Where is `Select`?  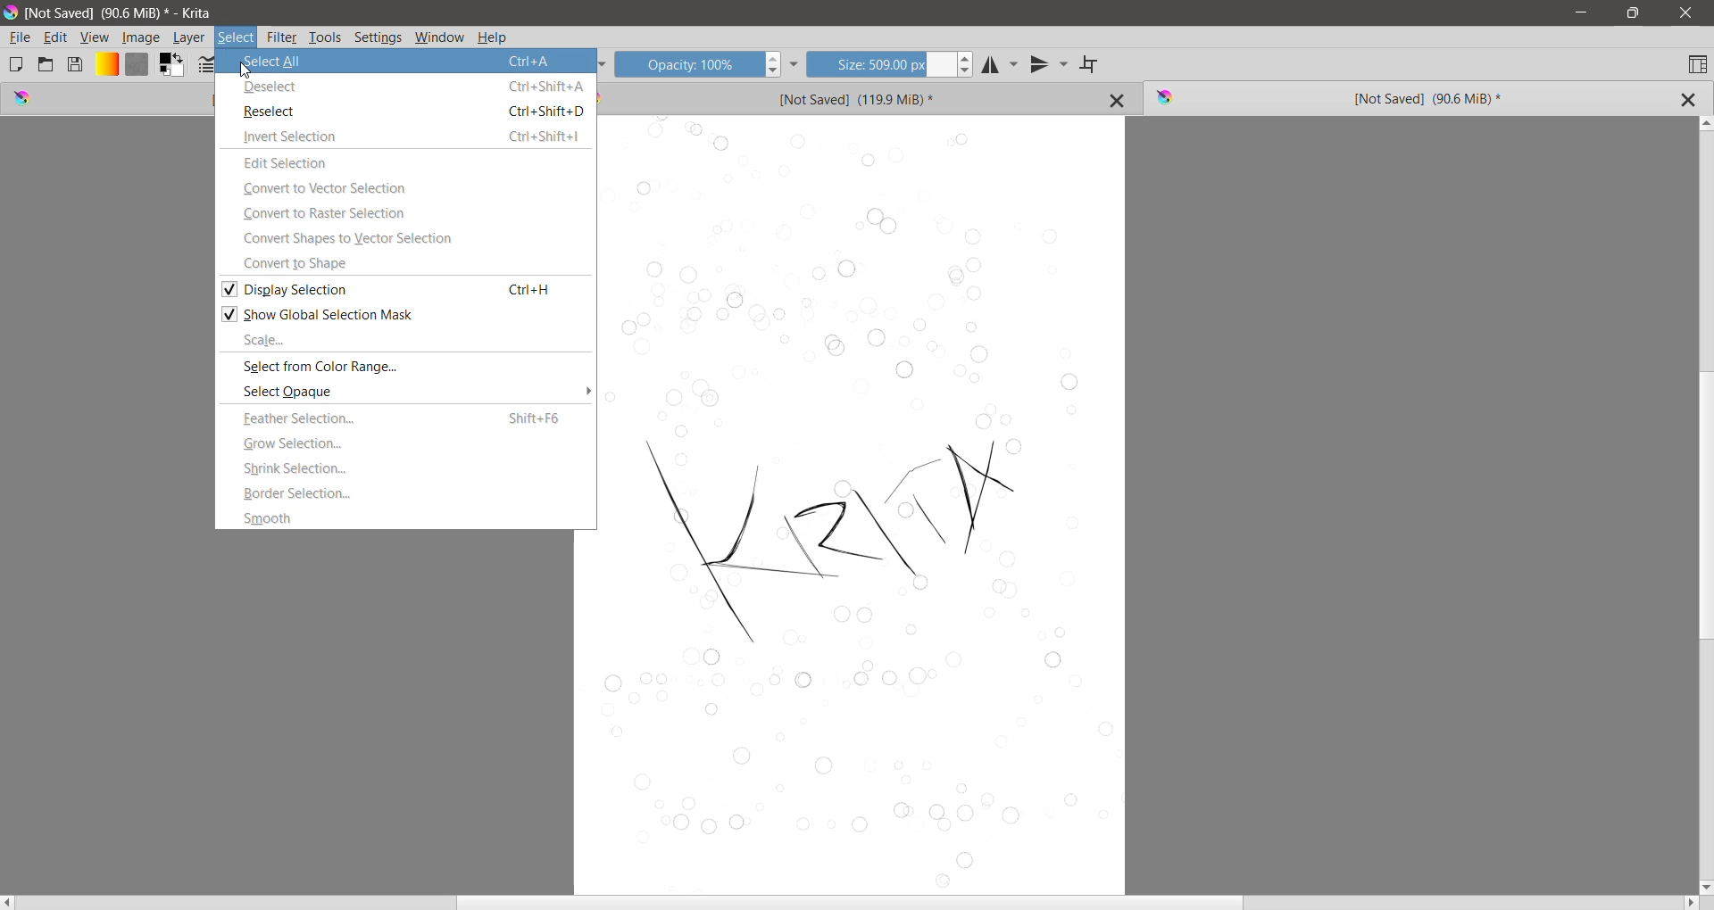
Select is located at coordinates (237, 37).